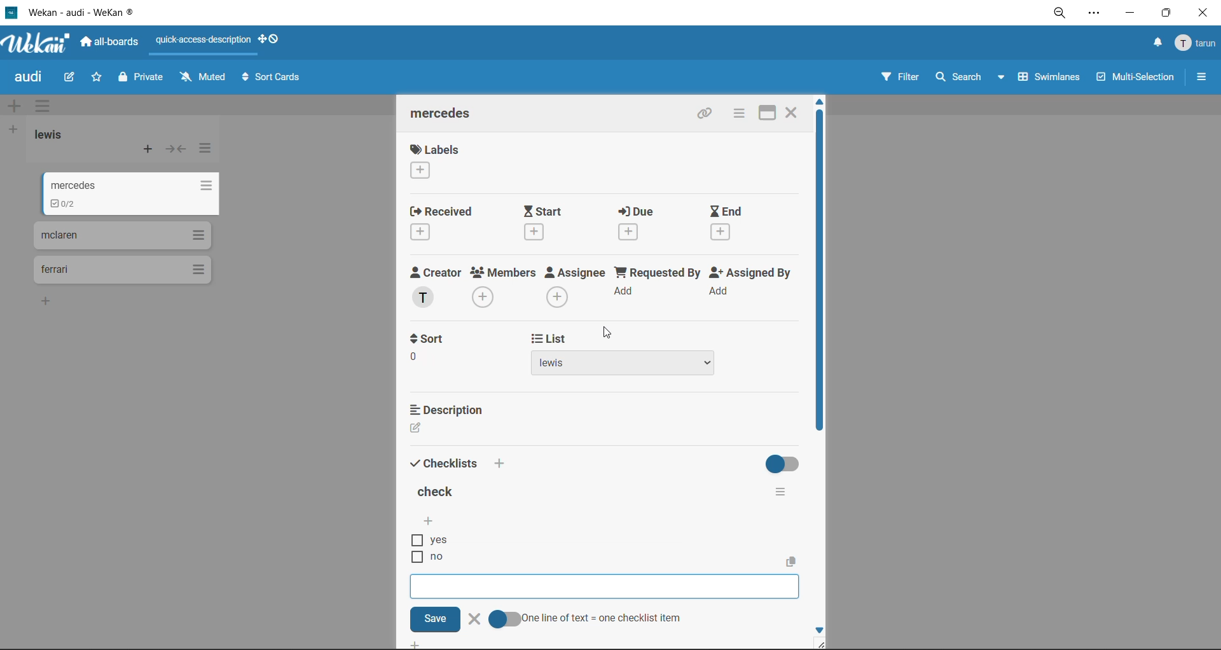 The width and height of the screenshot is (1221, 650). Describe the element at coordinates (448, 428) in the screenshot. I see `description` at that location.